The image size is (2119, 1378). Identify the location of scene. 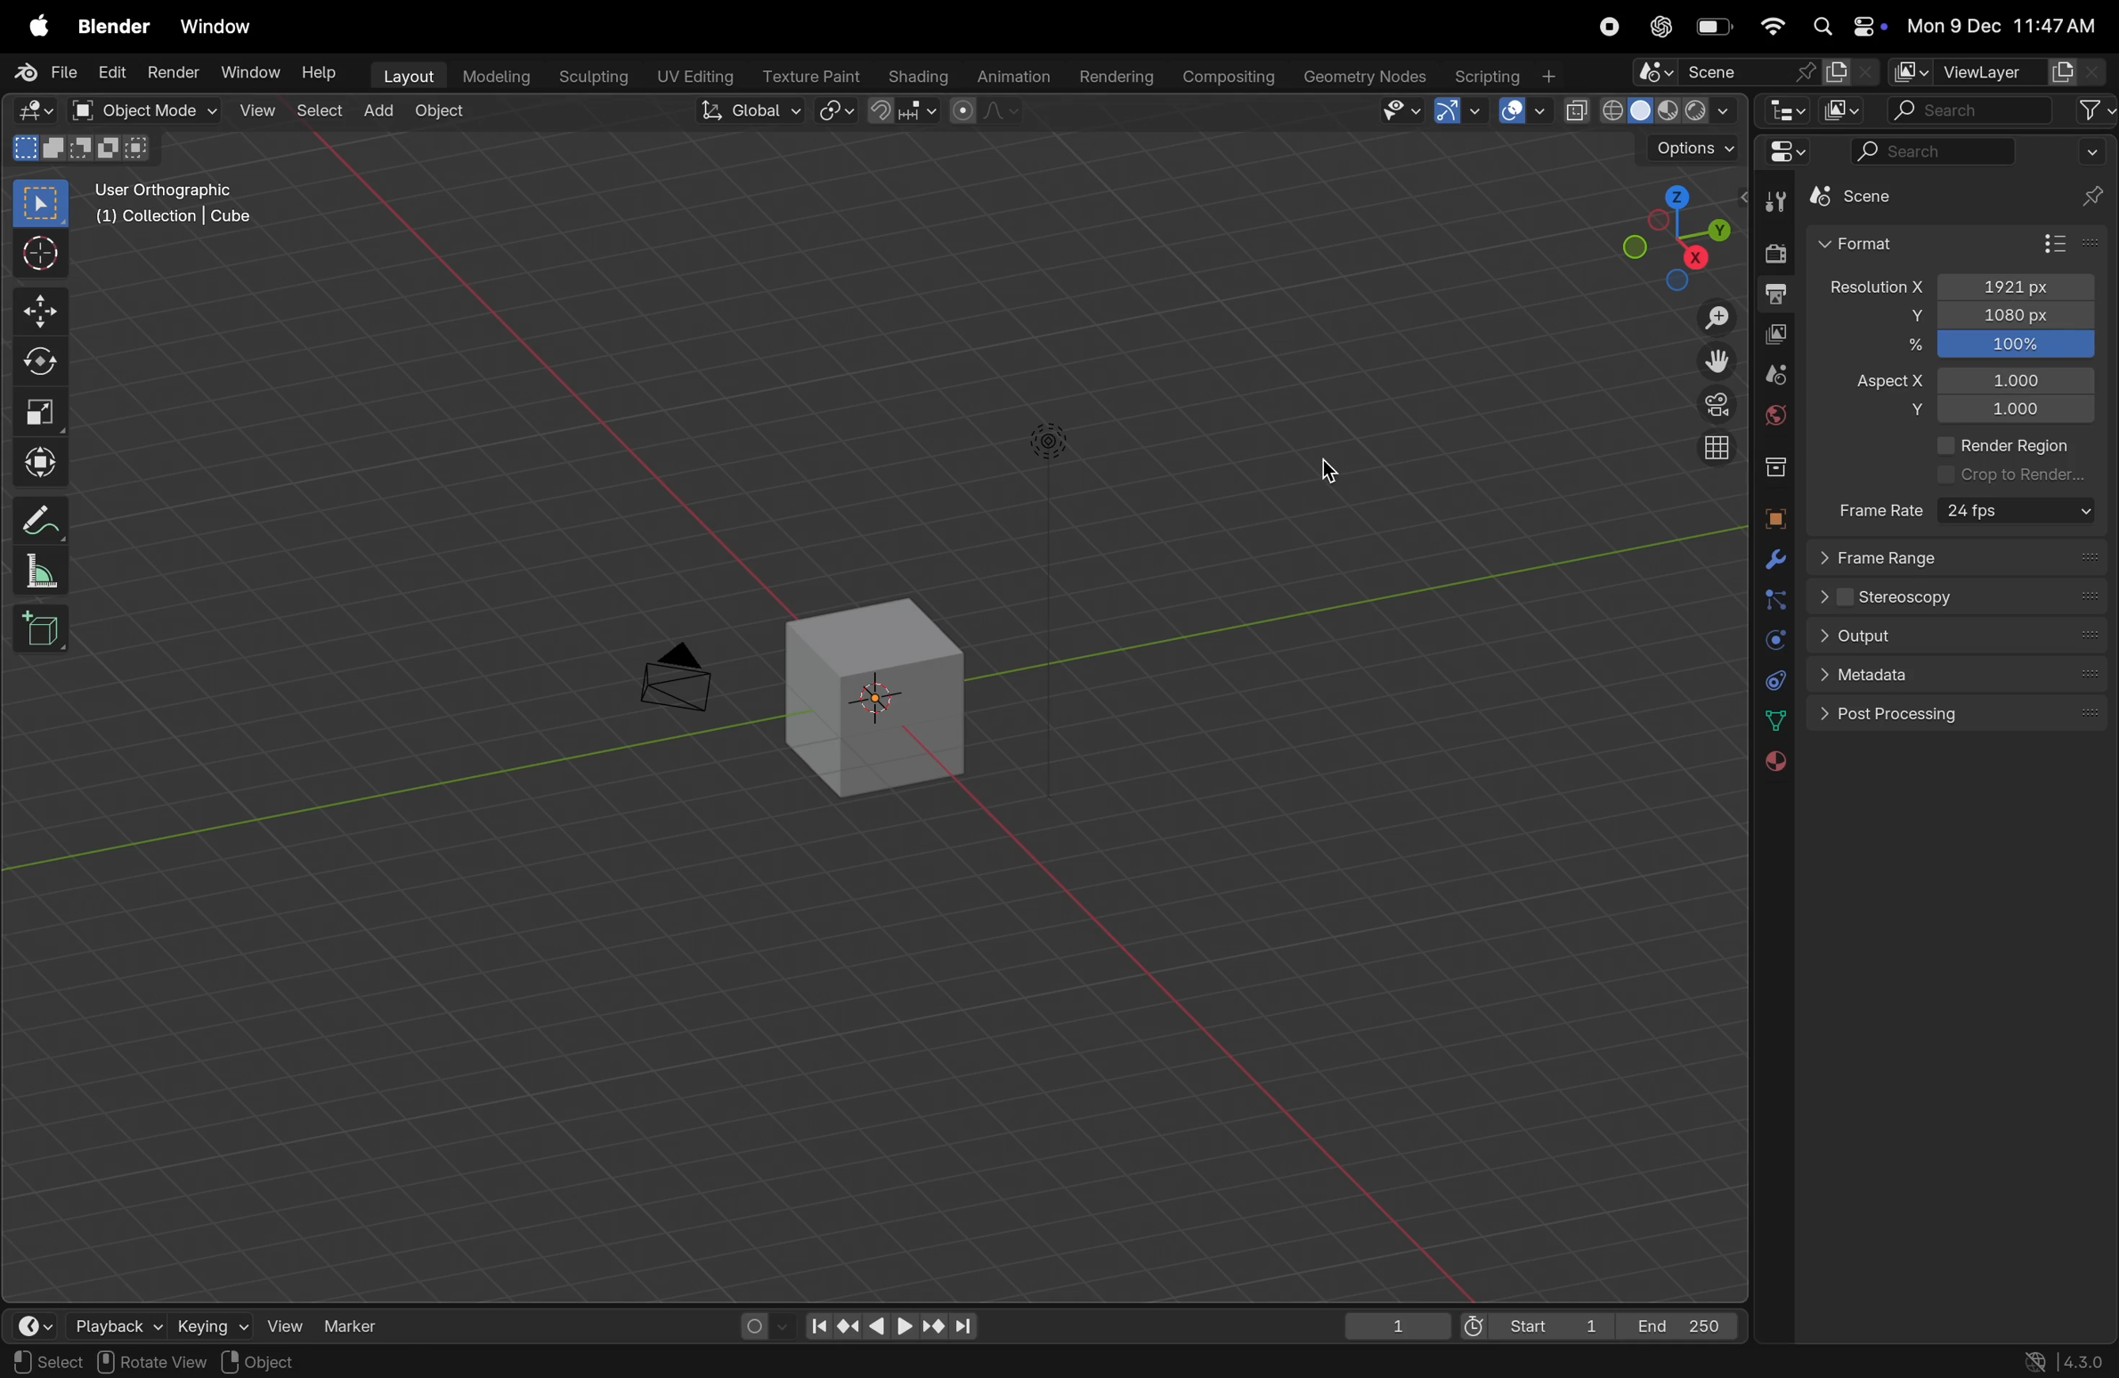
(1751, 72).